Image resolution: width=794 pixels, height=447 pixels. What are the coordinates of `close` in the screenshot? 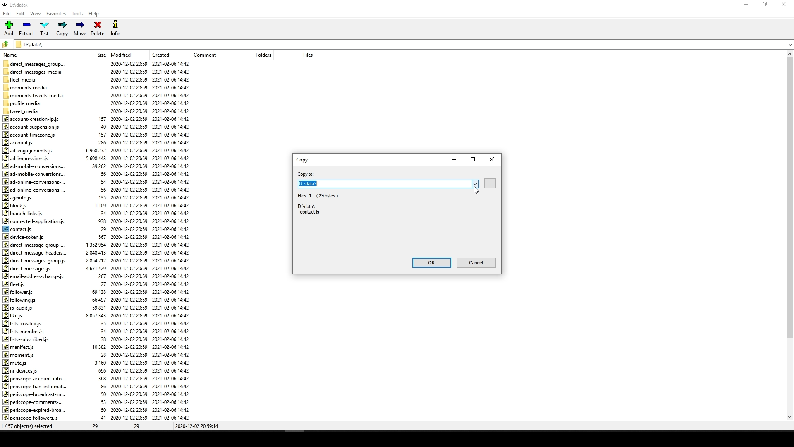 It's located at (785, 5).